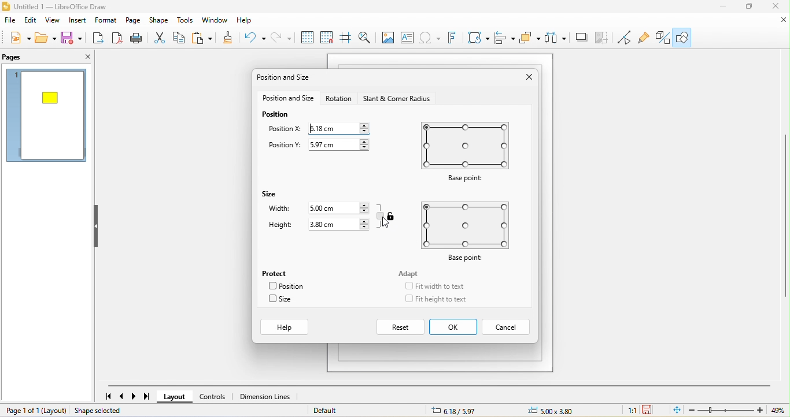 Image resolution: width=790 pixels, height=417 pixels. What do you see at coordinates (392, 217) in the screenshot?
I see `aspect ratio unlocked` at bounding box center [392, 217].